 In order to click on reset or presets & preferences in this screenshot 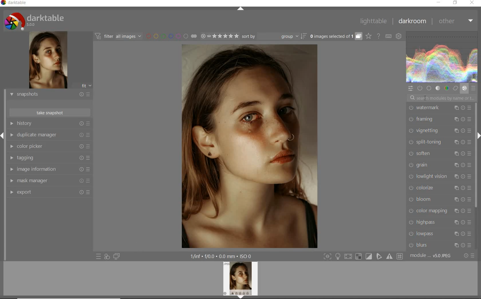, I will do `click(470, 256)`.